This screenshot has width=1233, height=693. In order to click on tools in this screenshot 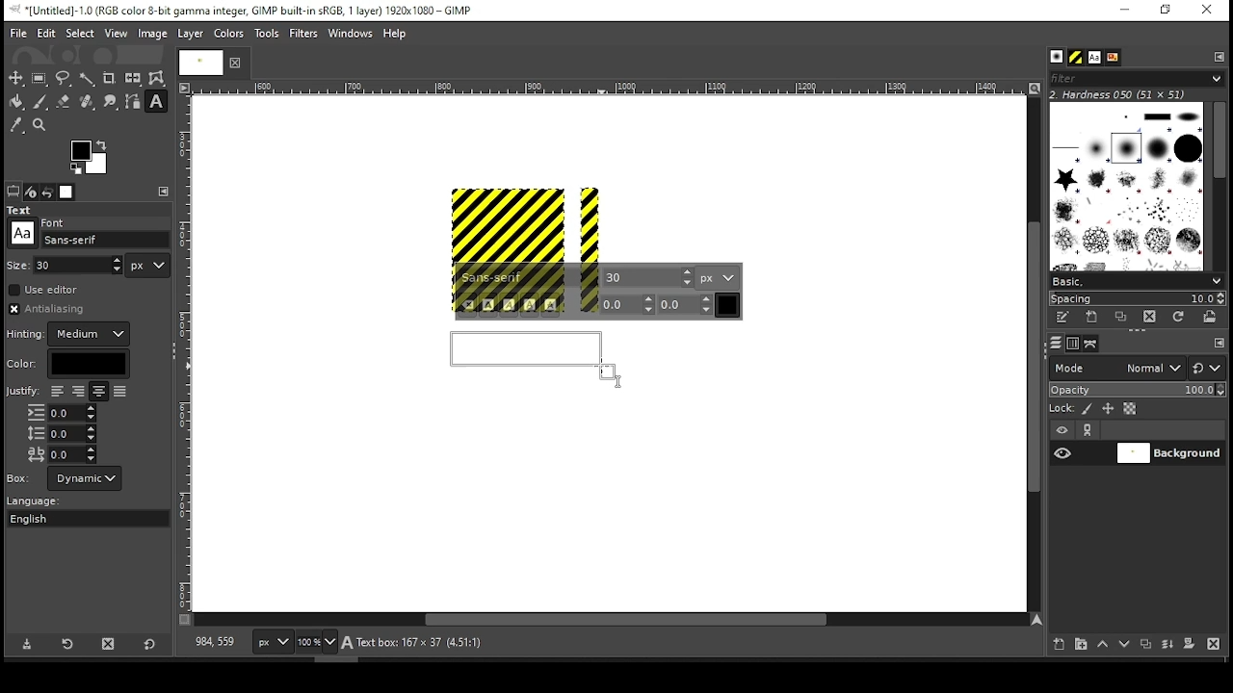, I will do `click(269, 35)`.